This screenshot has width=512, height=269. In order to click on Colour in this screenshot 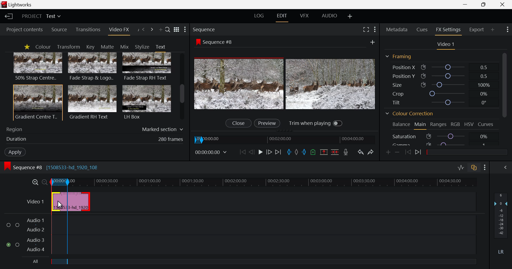, I will do `click(43, 47)`.